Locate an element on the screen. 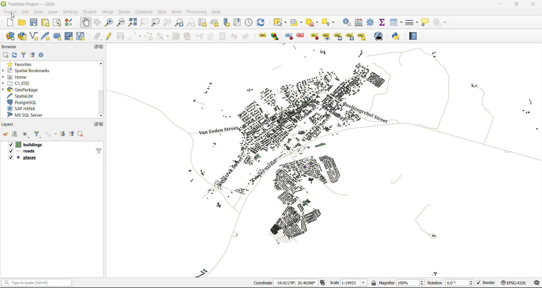 The width and height of the screenshot is (542, 288). metasearch is located at coordinates (379, 36).